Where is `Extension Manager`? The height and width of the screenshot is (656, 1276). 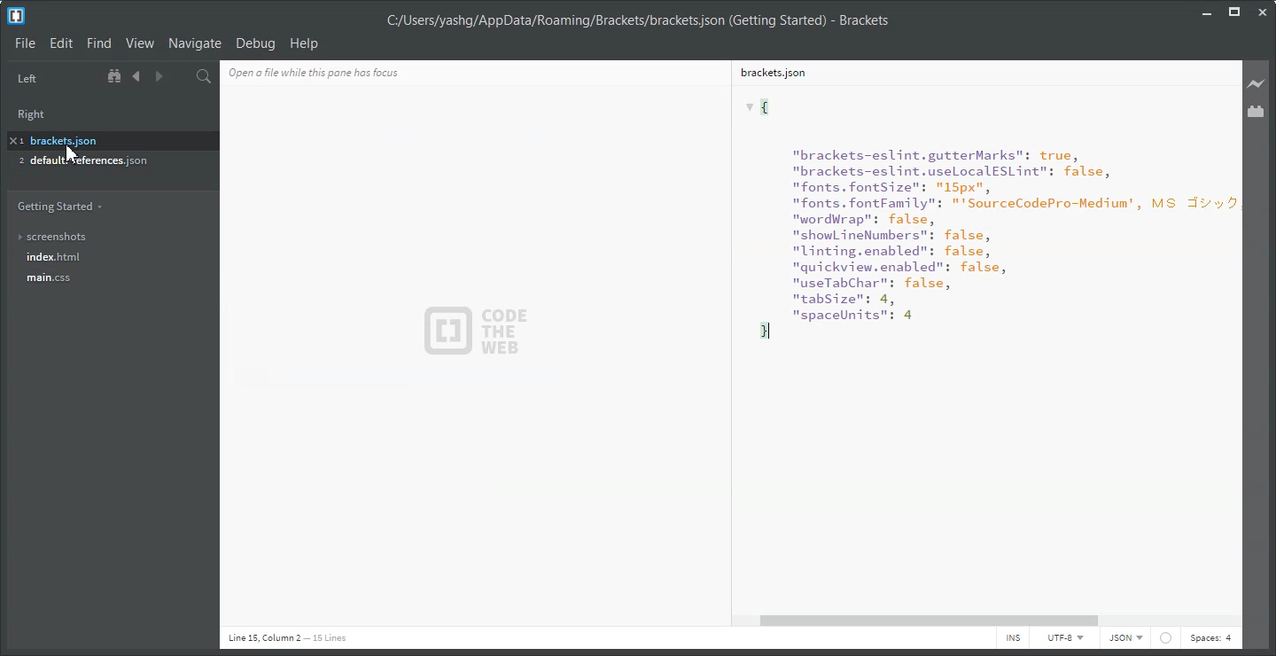 Extension Manager is located at coordinates (1257, 112).